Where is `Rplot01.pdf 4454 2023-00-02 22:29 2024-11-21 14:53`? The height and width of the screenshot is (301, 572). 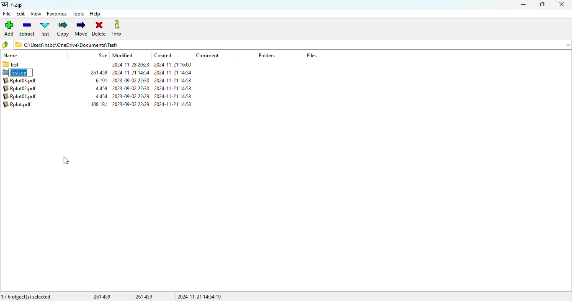 Rplot01.pdf 4454 2023-00-02 22:29 2024-11-21 14:53 is located at coordinates (22, 96).